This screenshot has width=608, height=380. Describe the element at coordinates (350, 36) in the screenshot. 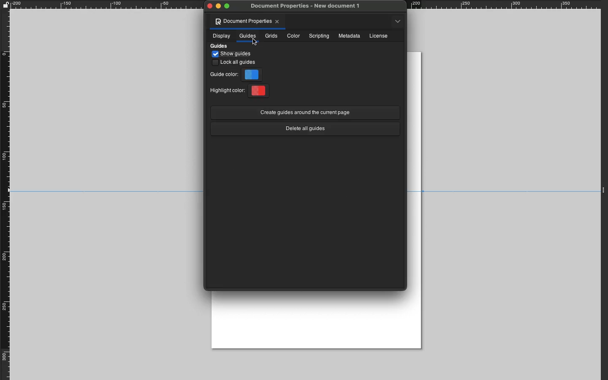

I see `Metadata` at that location.